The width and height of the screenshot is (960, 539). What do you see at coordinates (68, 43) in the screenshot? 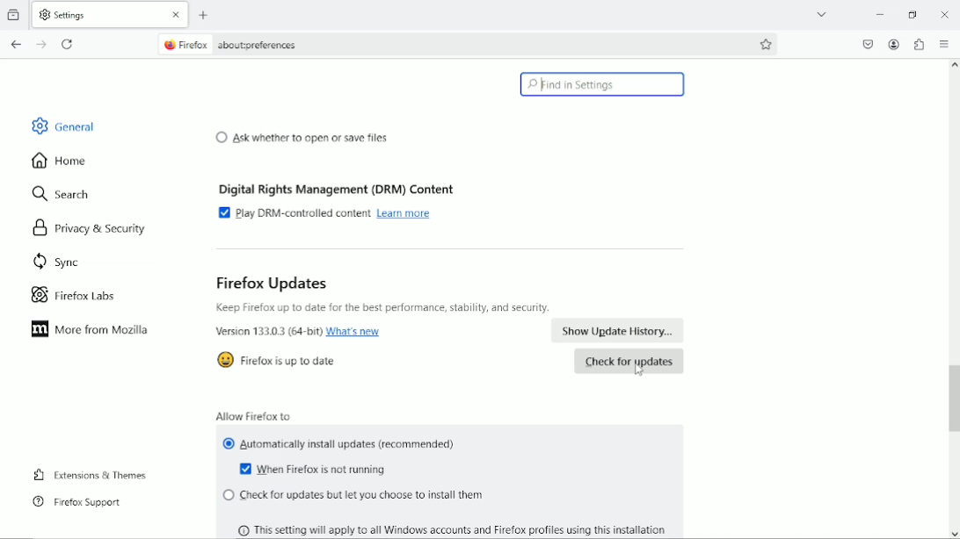
I see `reload current page` at bounding box center [68, 43].